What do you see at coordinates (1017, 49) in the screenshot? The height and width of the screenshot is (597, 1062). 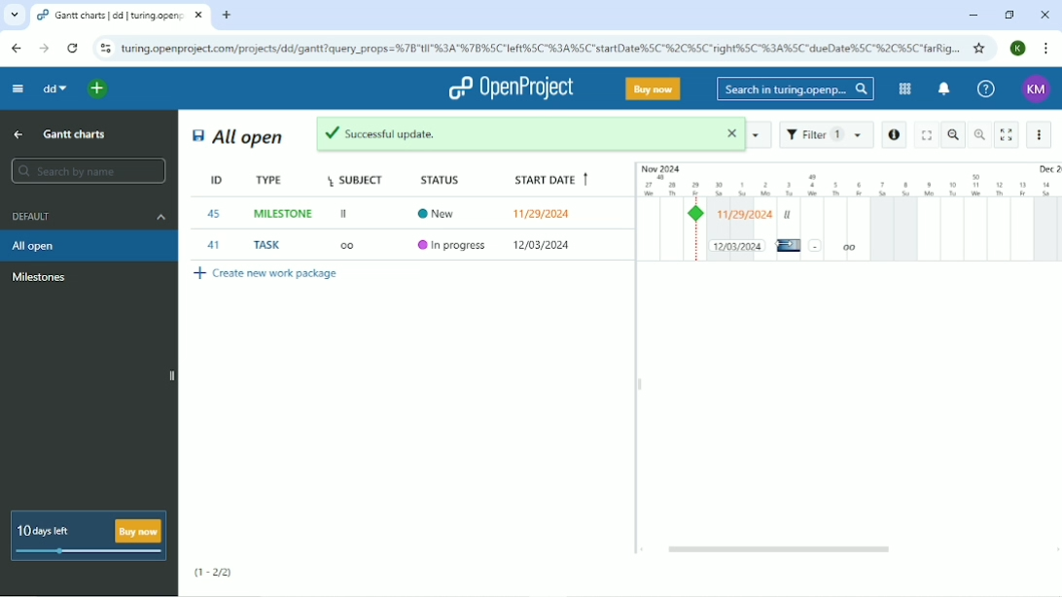 I see `Account` at bounding box center [1017, 49].